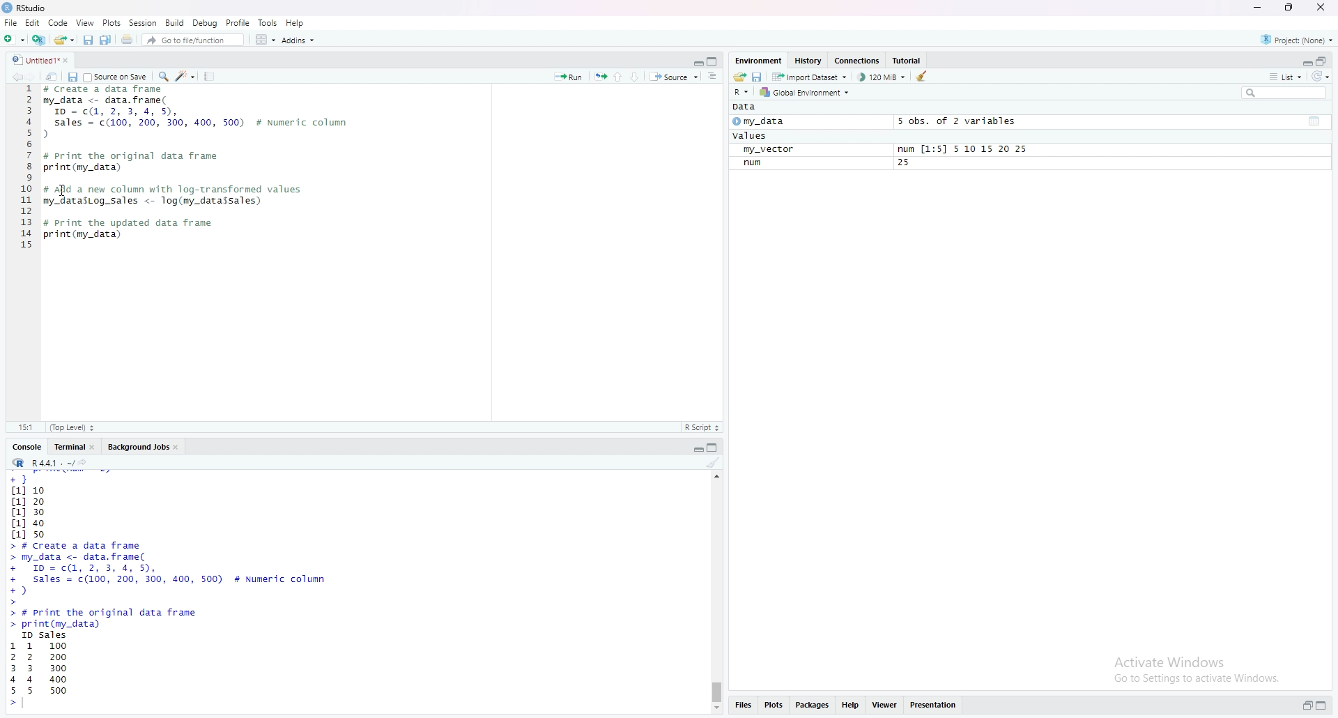 The width and height of the screenshot is (1338, 718). I want to click on search field, so click(1282, 94).